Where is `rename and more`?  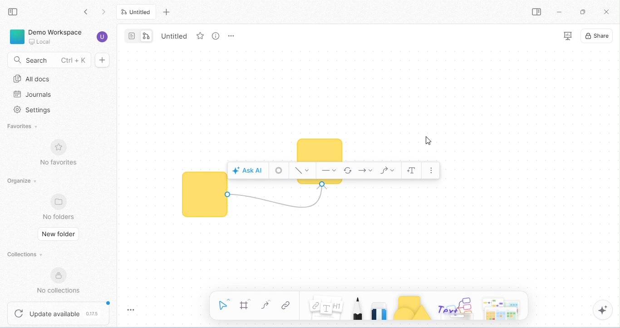
rename and more is located at coordinates (231, 35).